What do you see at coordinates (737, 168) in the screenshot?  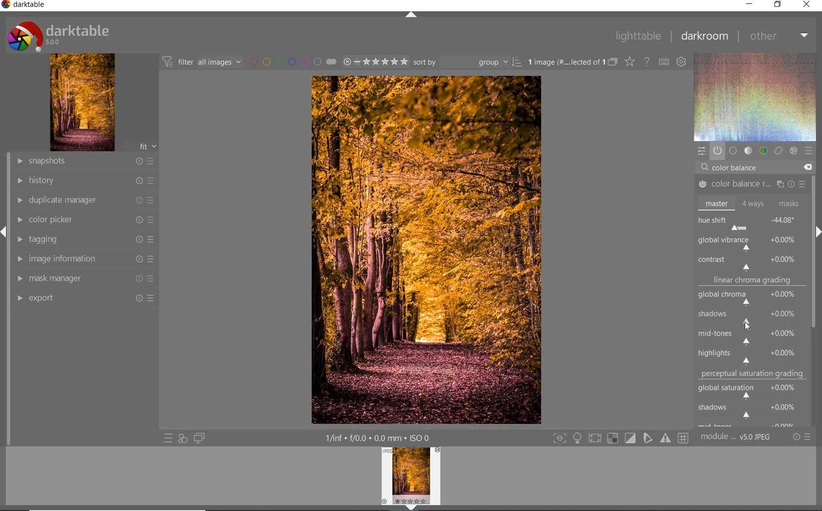 I see `COLOR BALANCE` at bounding box center [737, 168].